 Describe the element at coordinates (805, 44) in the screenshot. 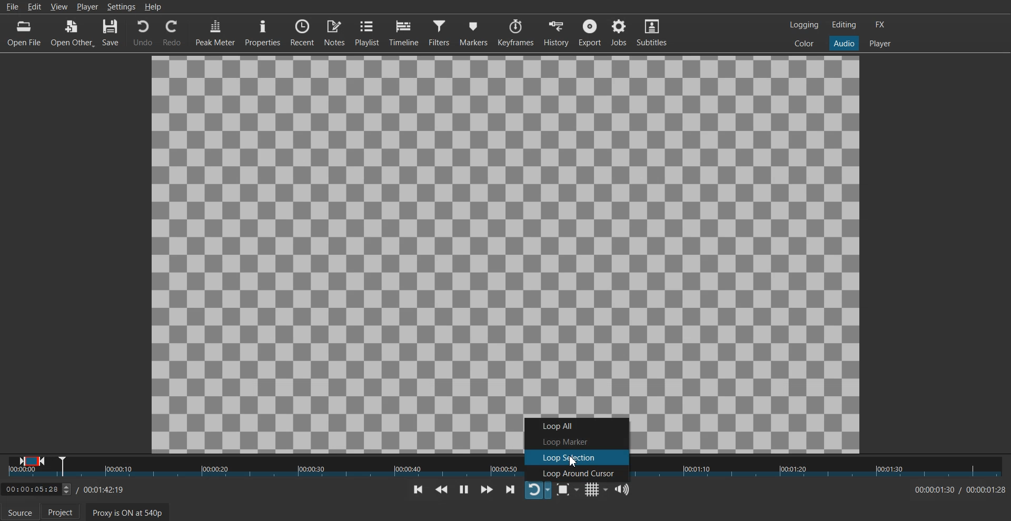

I see `Color` at that location.